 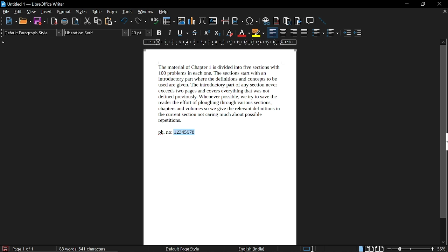 I want to click on Liberation Serif, so click(x=97, y=33).